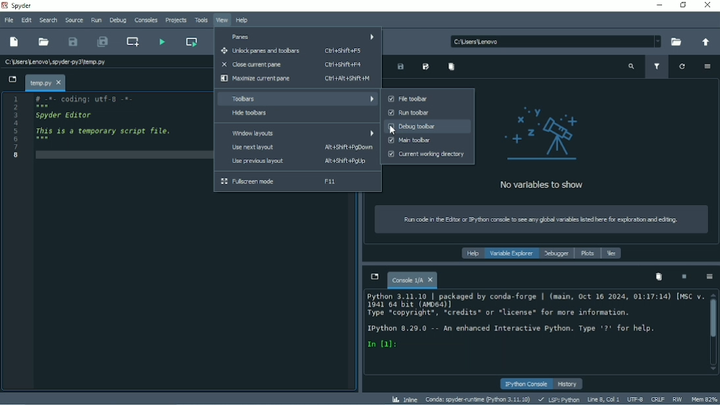 The image size is (720, 405). What do you see at coordinates (704, 400) in the screenshot?
I see `Mem` at bounding box center [704, 400].